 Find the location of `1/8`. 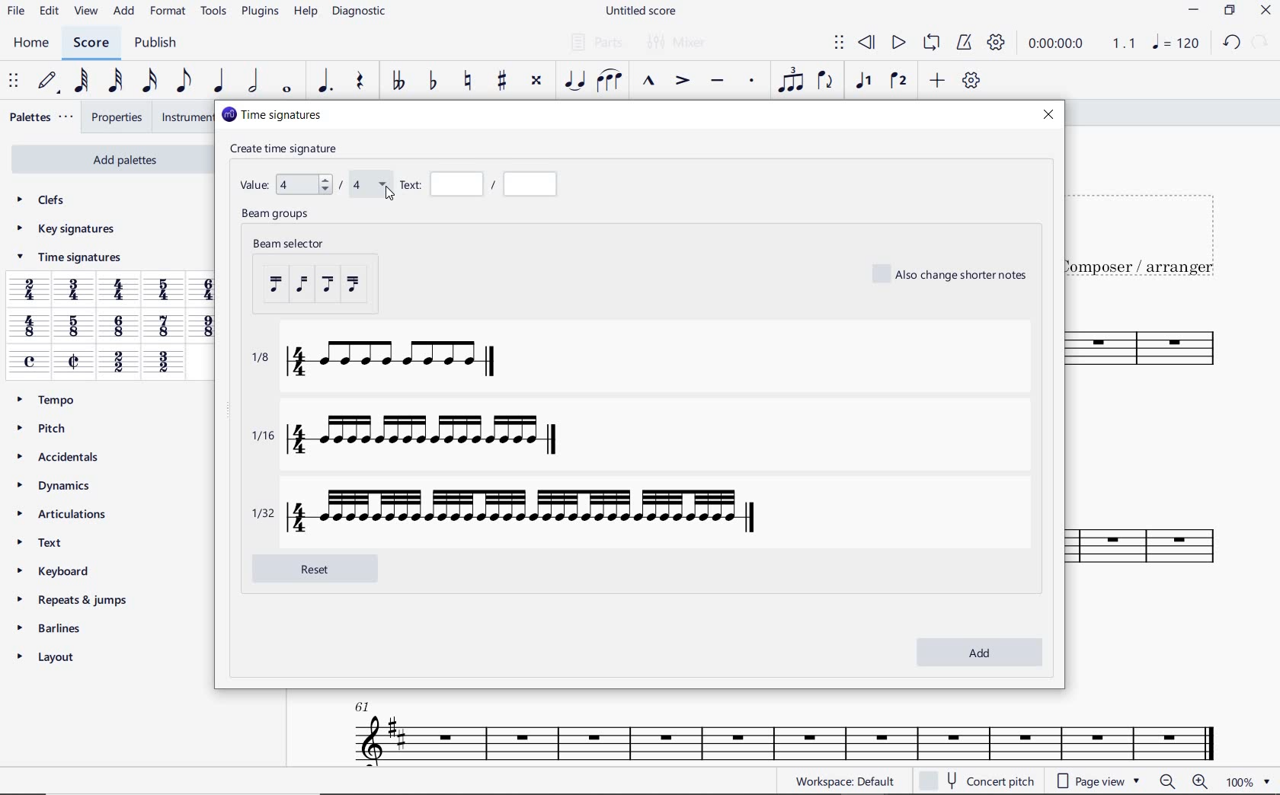

1/8 is located at coordinates (393, 362).